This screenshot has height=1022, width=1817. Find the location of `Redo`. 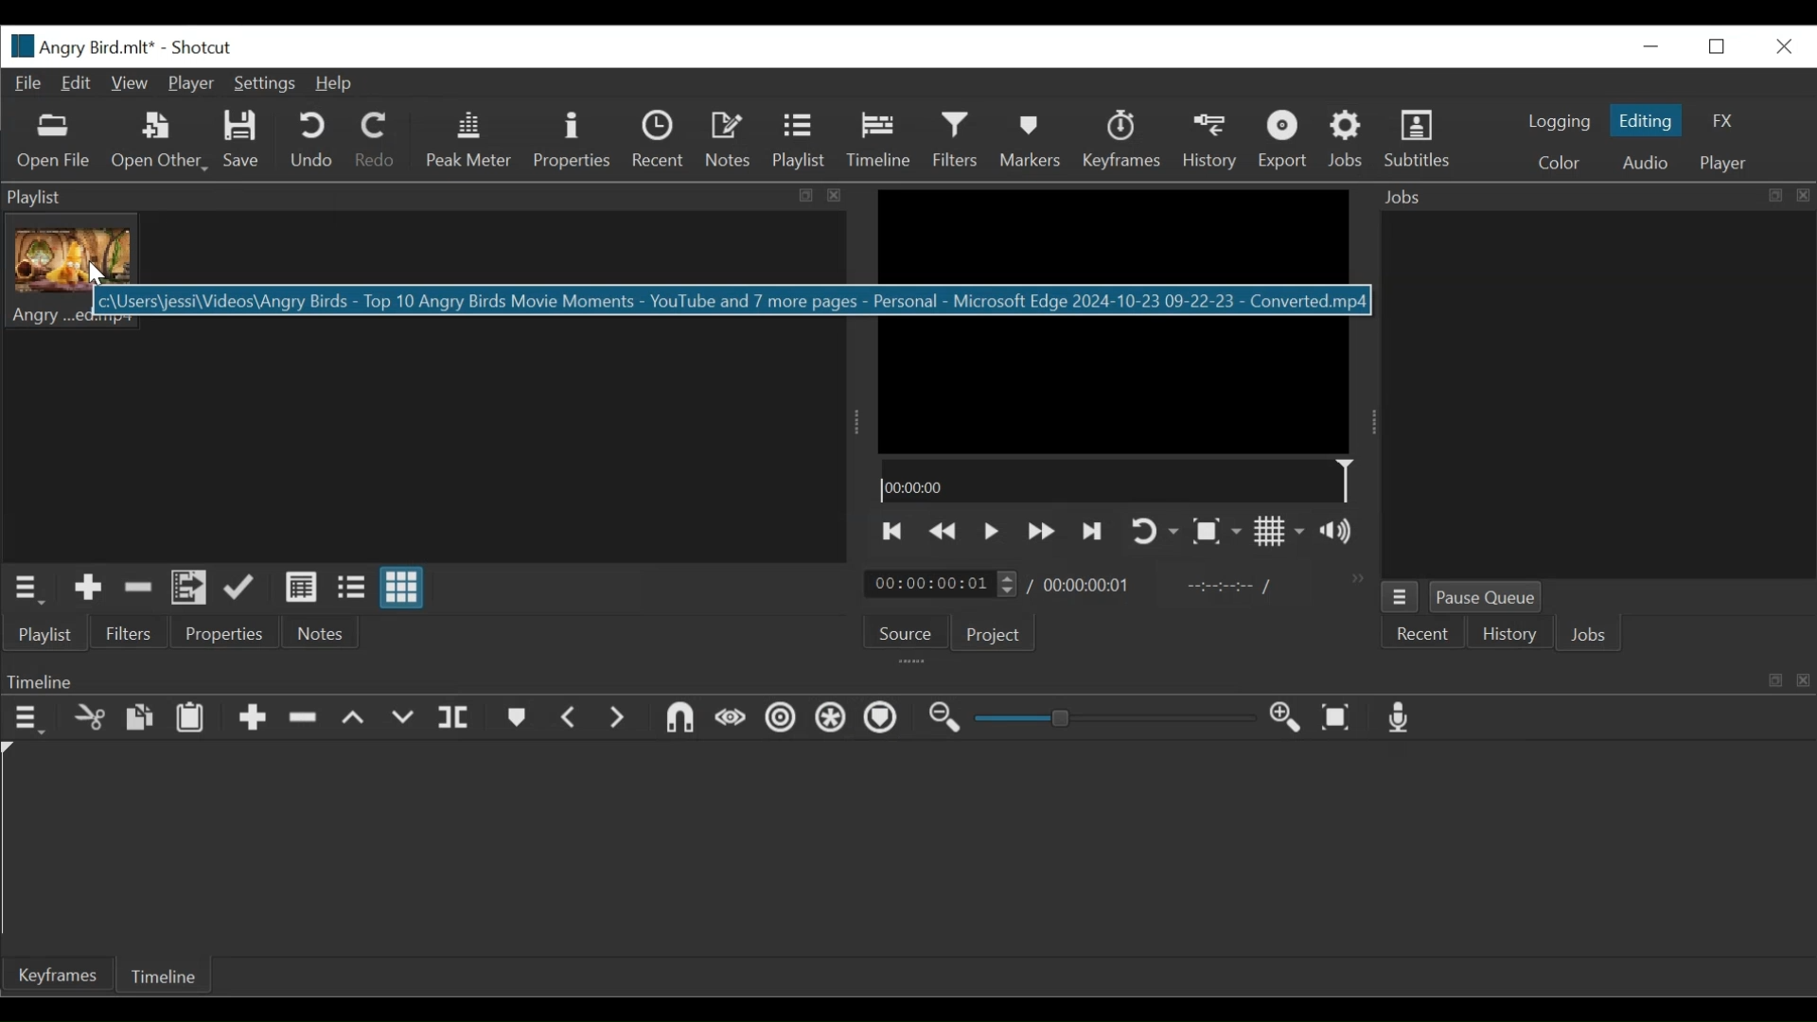

Redo is located at coordinates (378, 140).